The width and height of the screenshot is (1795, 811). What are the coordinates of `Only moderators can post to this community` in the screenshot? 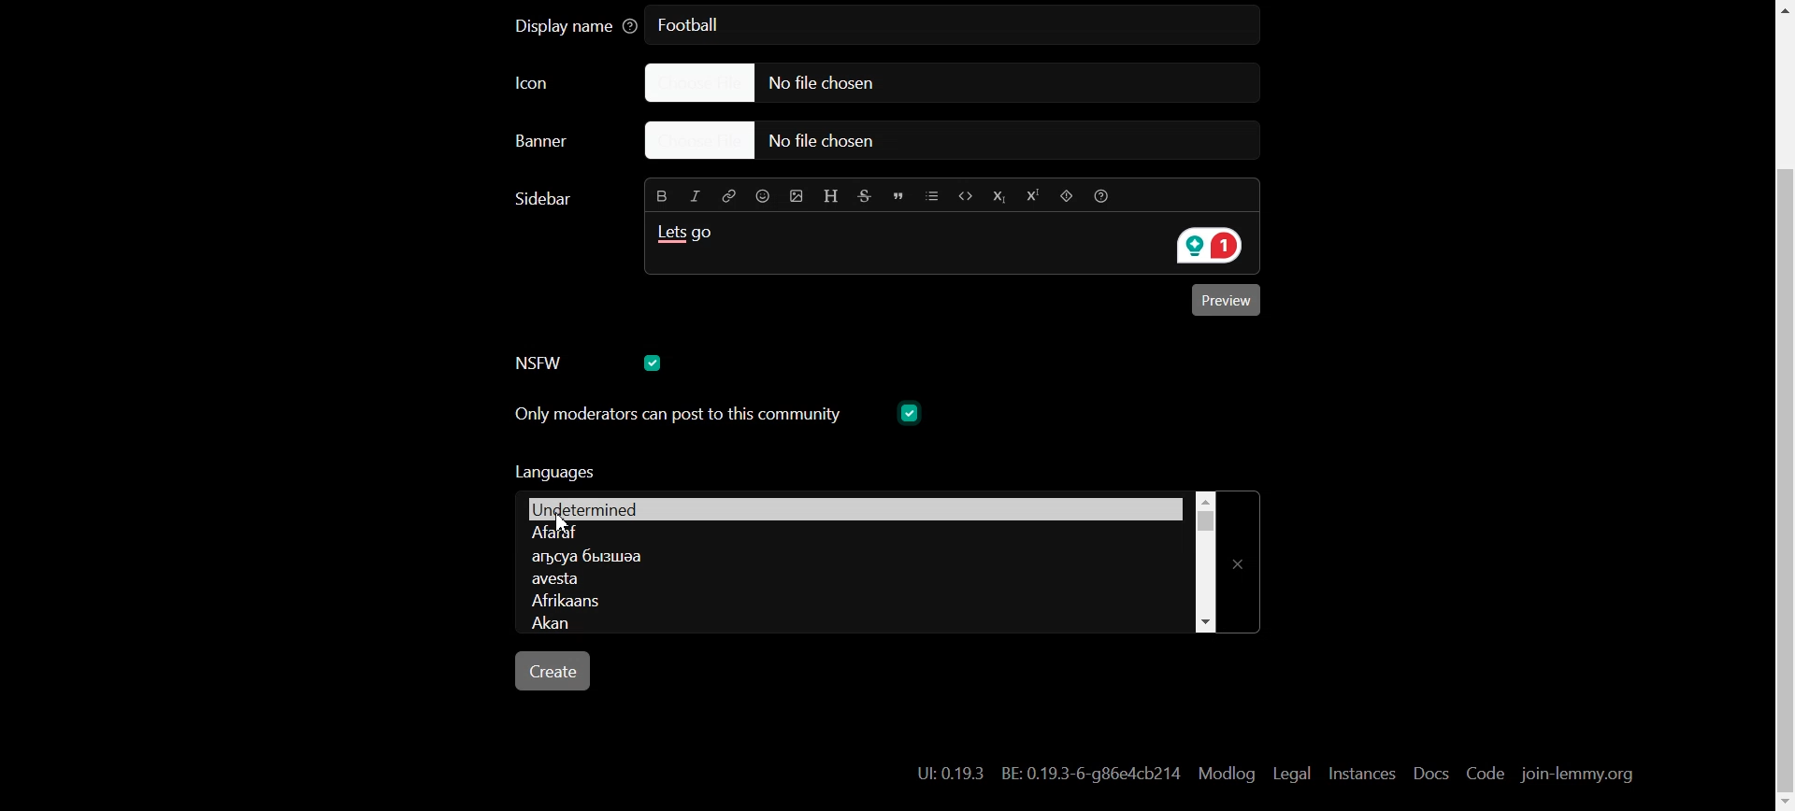 It's located at (719, 478).